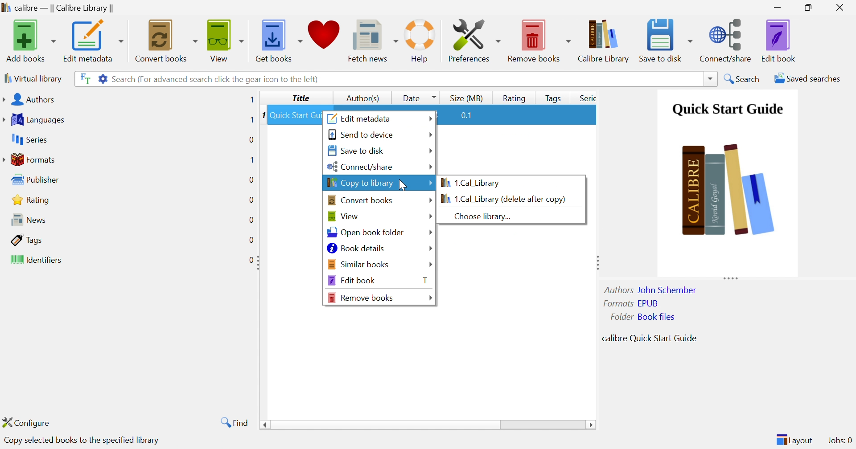 The image size is (856, 449). What do you see at coordinates (430, 247) in the screenshot?
I see `Drop Down` at bounding box center [430, 247].